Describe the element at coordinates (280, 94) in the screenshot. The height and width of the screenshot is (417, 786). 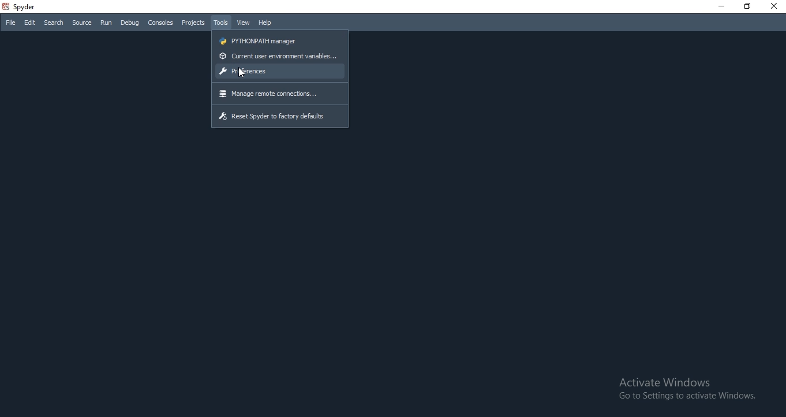
I see `manage remote connections` at that location.